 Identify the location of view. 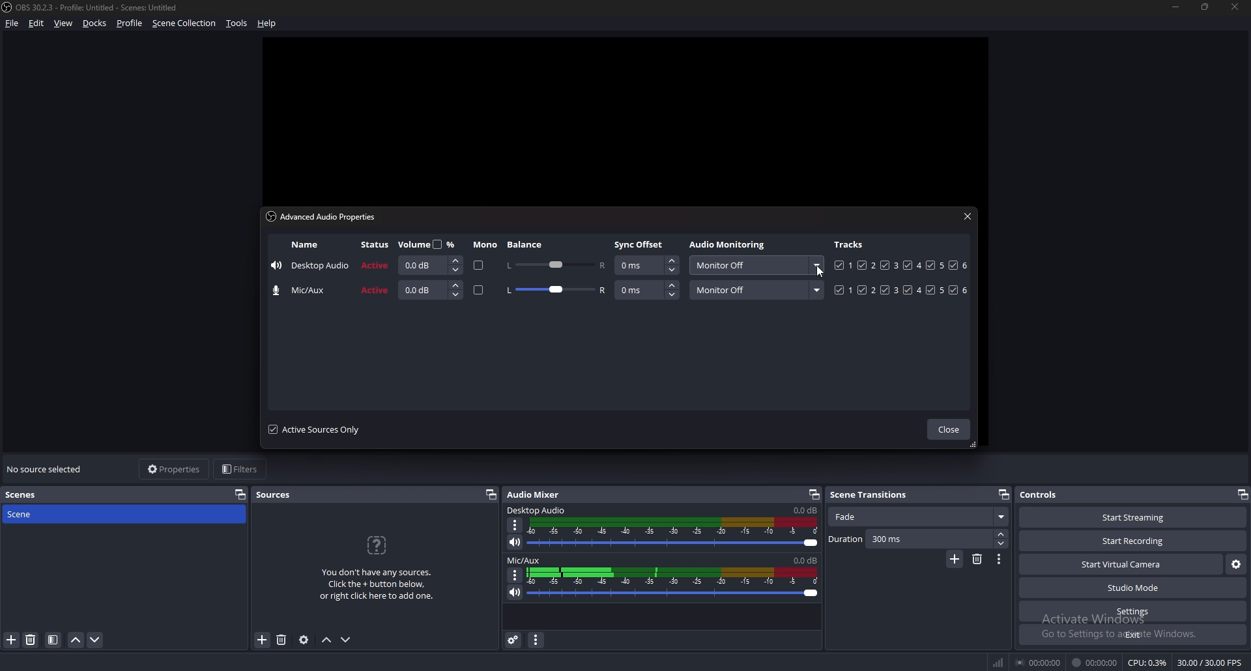
(64, 23).